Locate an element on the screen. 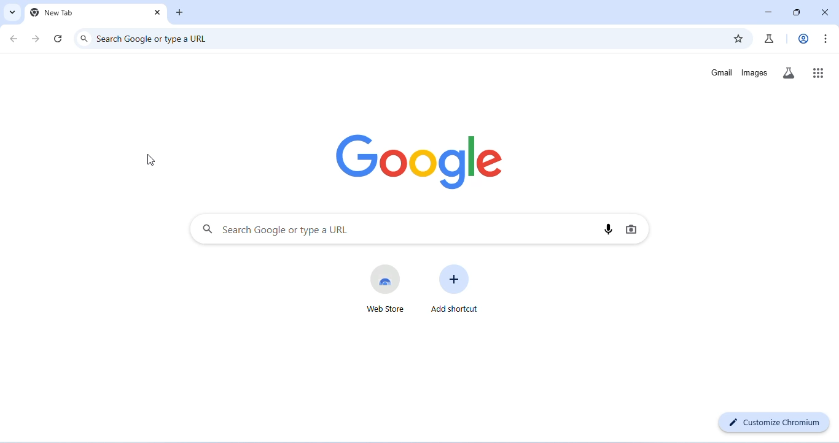 This screenshot has width=839, height=443. customize and control chromium is located at coordinates (825, 37).